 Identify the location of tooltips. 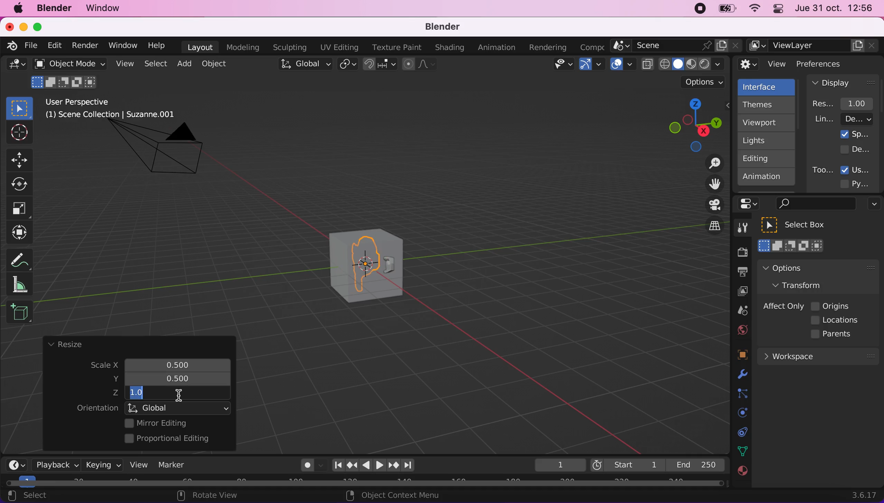
(822, 170).